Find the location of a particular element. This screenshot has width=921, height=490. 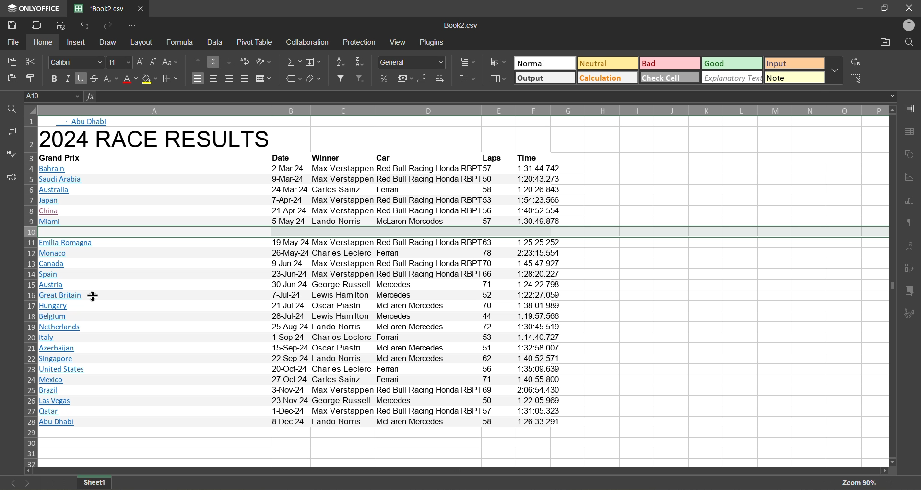

comments is located at coordinates (10, 133).